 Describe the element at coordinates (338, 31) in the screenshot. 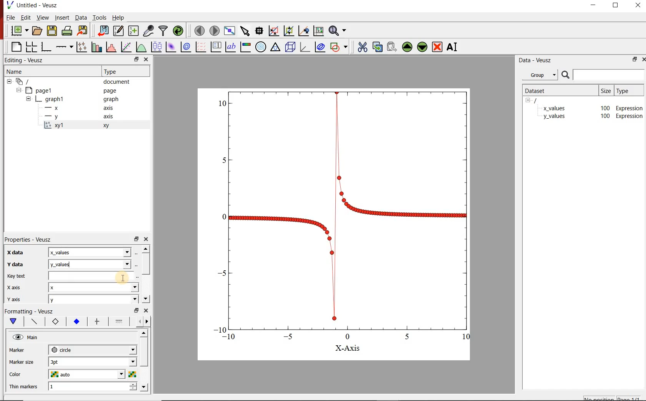

I see `zoom functions menu` at that location.